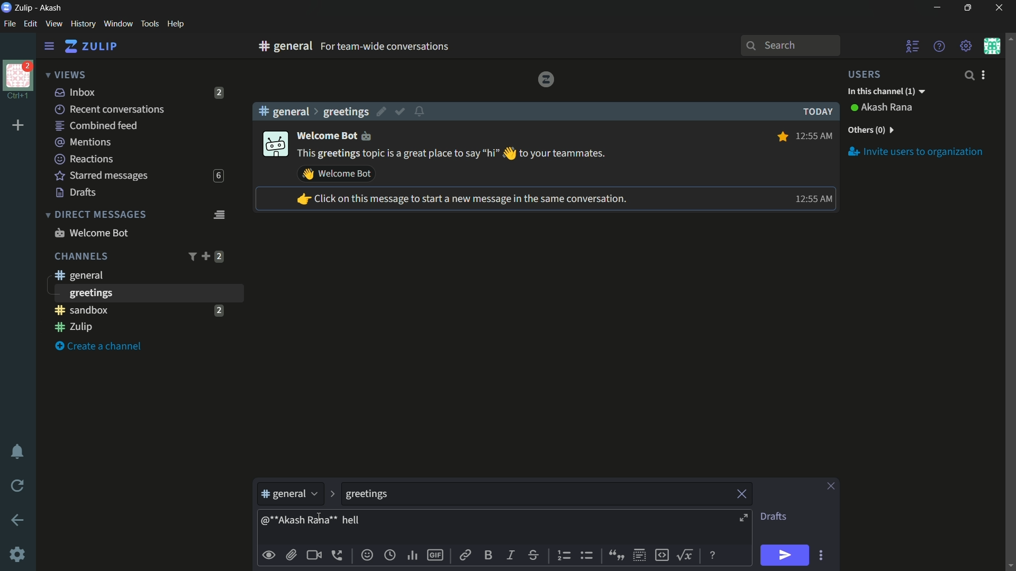  What do you see at coordinates (219, 256) in the screenshot?
I see `2 unread messages` at bounding box center [219, 256].